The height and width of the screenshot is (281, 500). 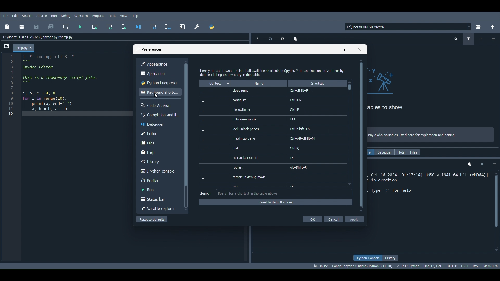 What do you see at coordinates (154, 219) in the screenshot?
I see `Reset to defaults` at bounding box center [154, 219].